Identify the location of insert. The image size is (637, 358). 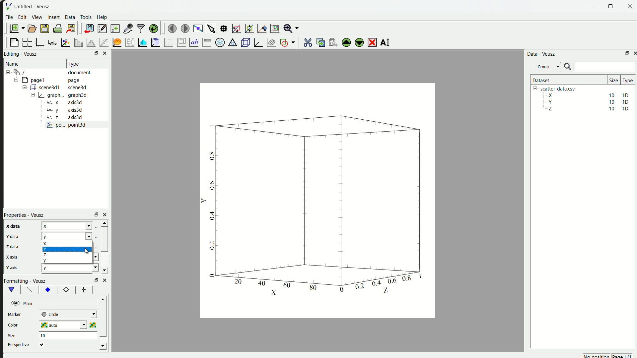
(53, 18).